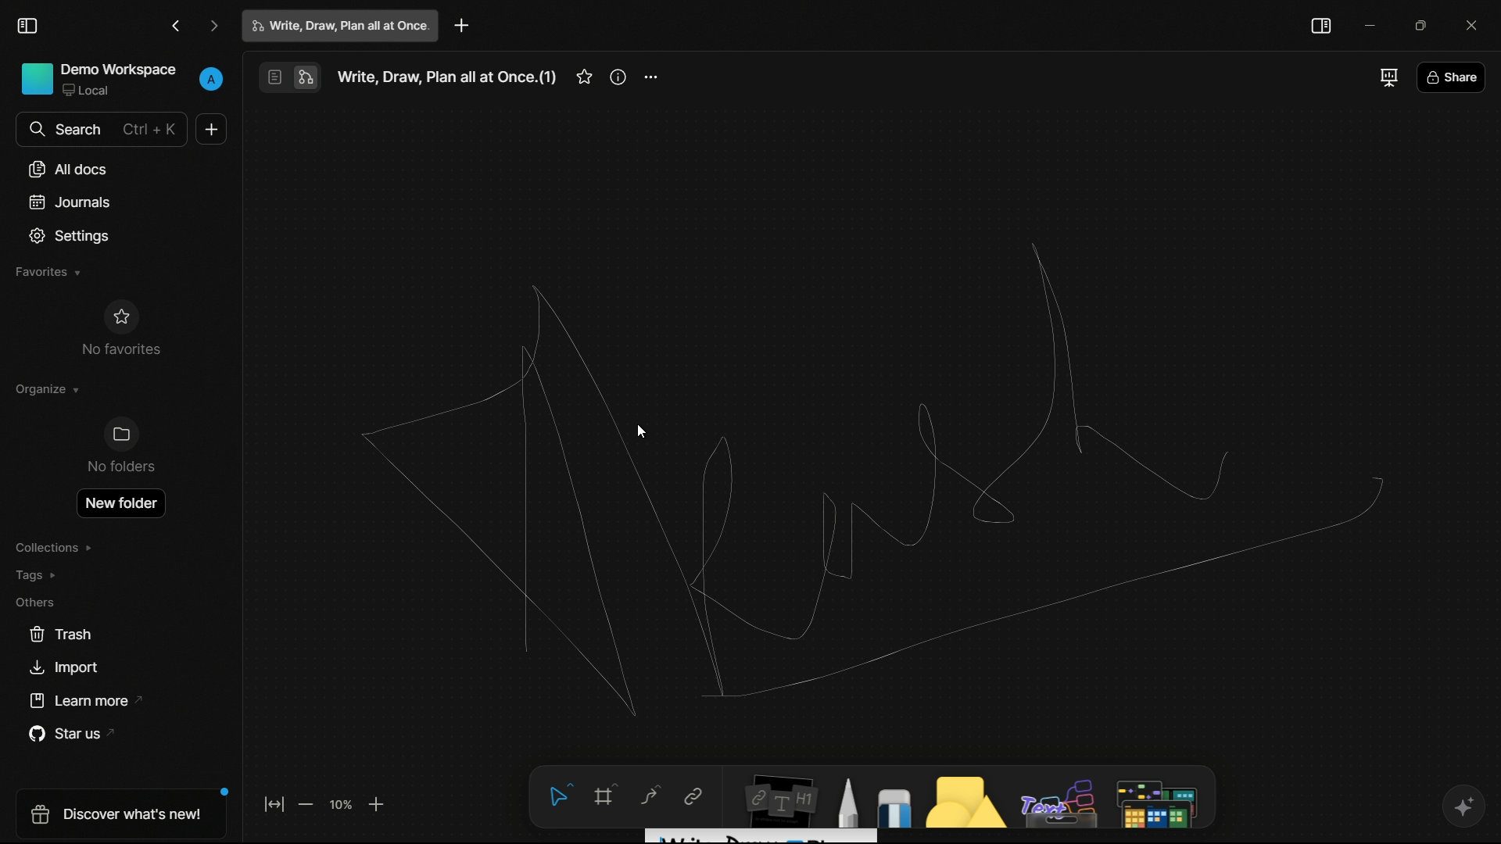  Describe the element at coordinates (105, 131) in the screenshot. I see `search bar` at that location.